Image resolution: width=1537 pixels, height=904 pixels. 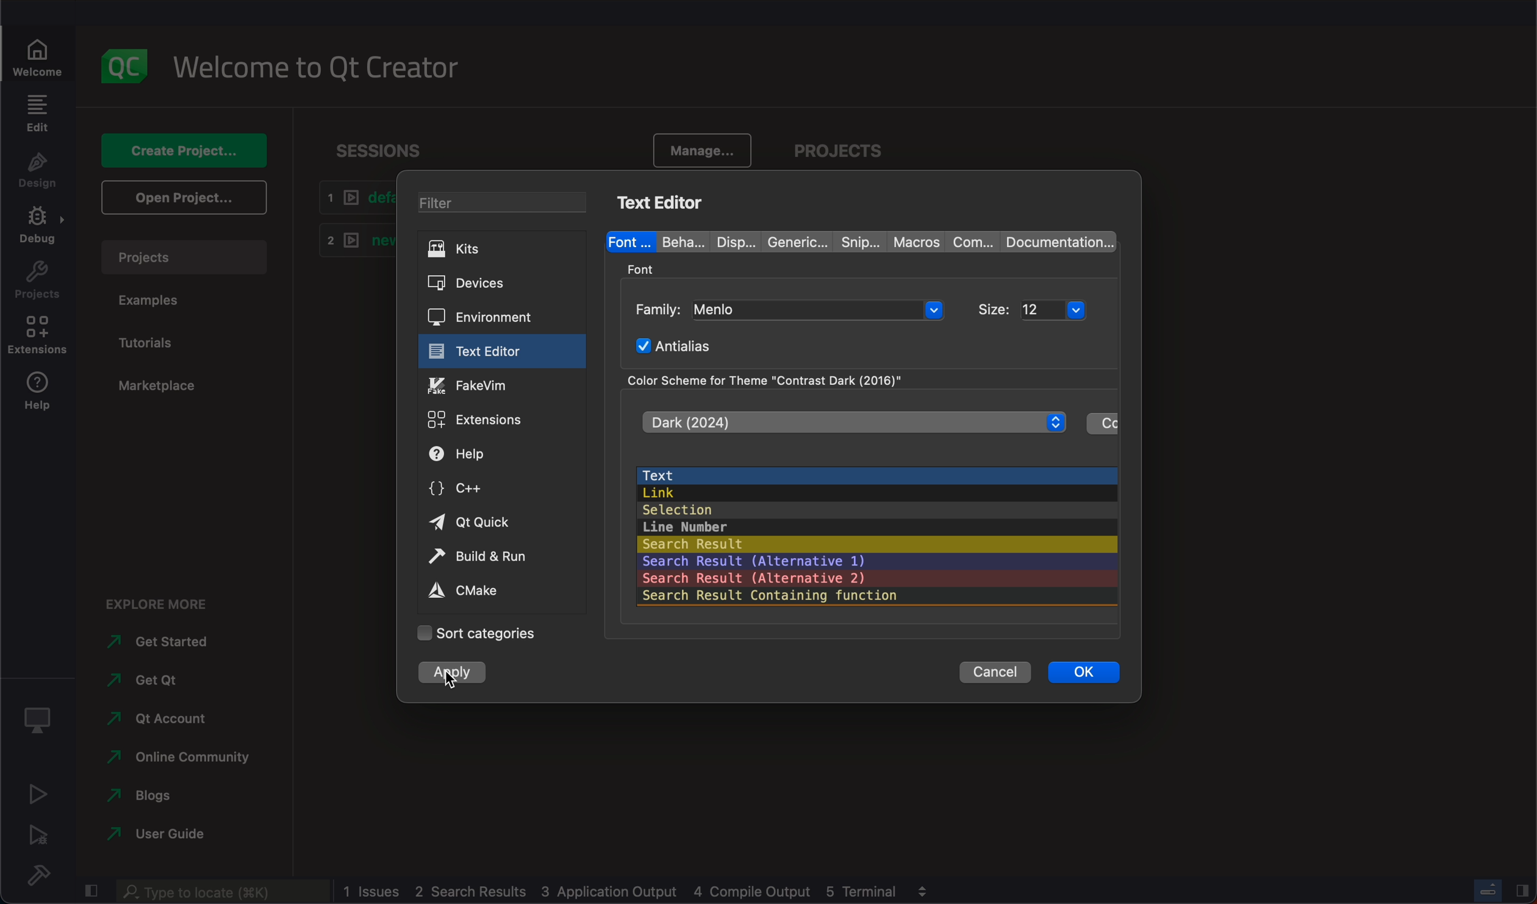 I want to click on size, so click(x=1065, y=308).